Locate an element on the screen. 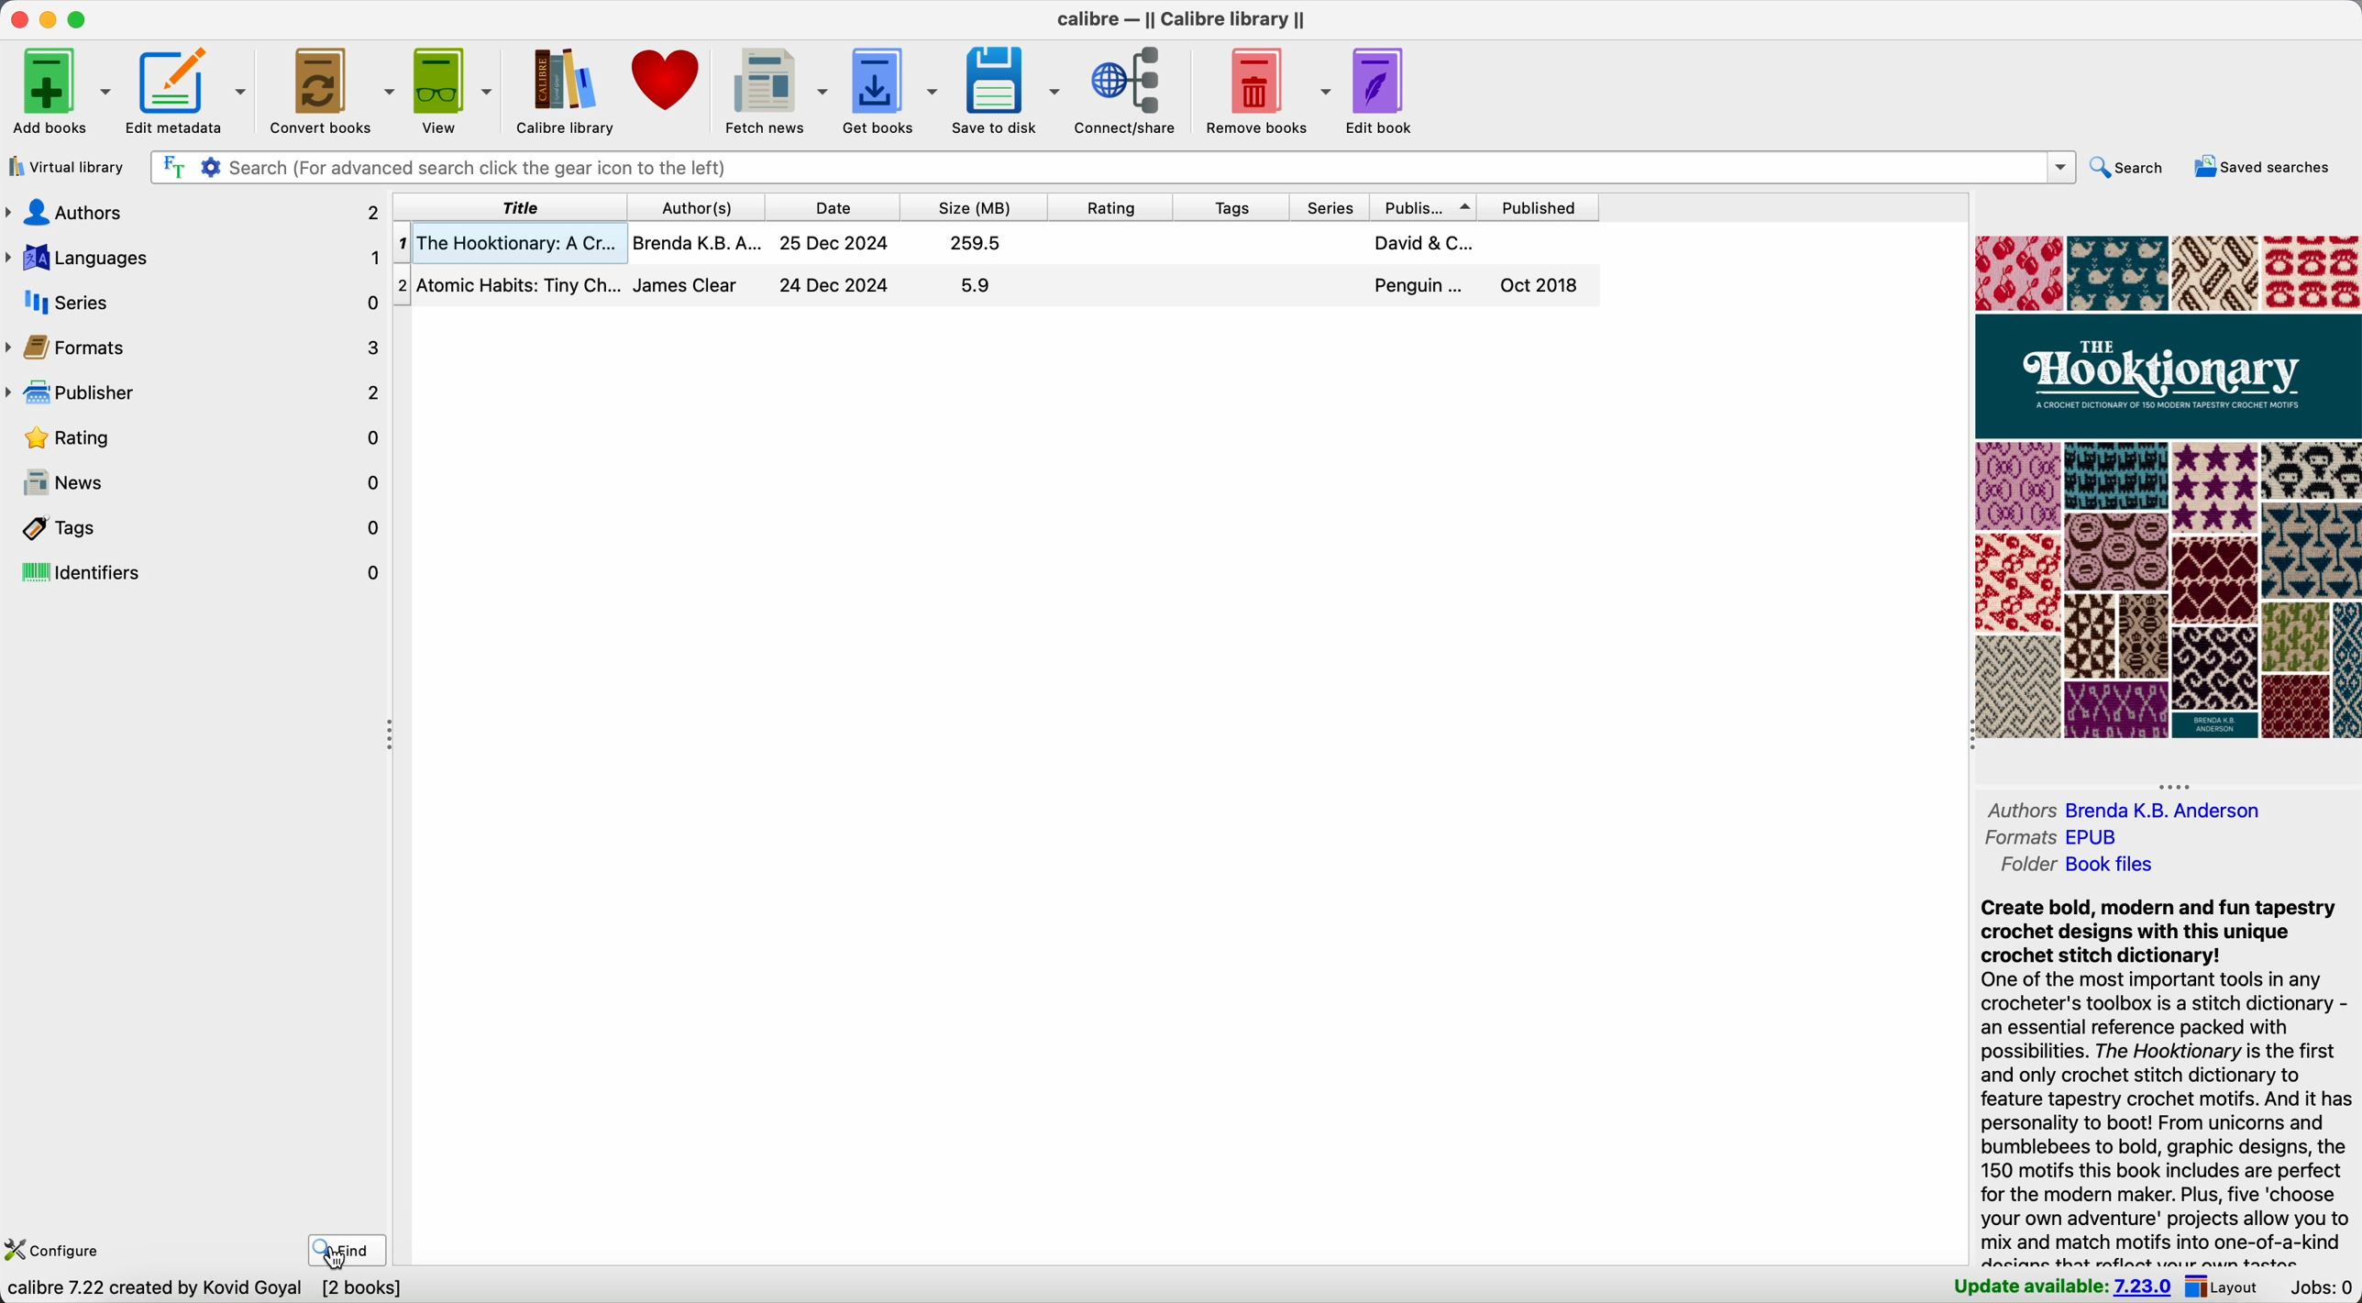  authors is located at coordinates (195, 210).